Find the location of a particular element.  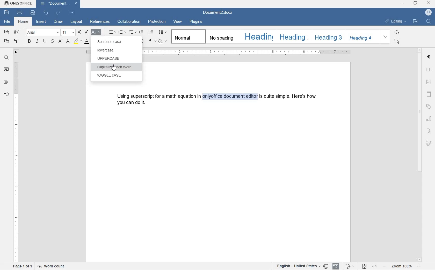

find is located at coordinates (6, 56).